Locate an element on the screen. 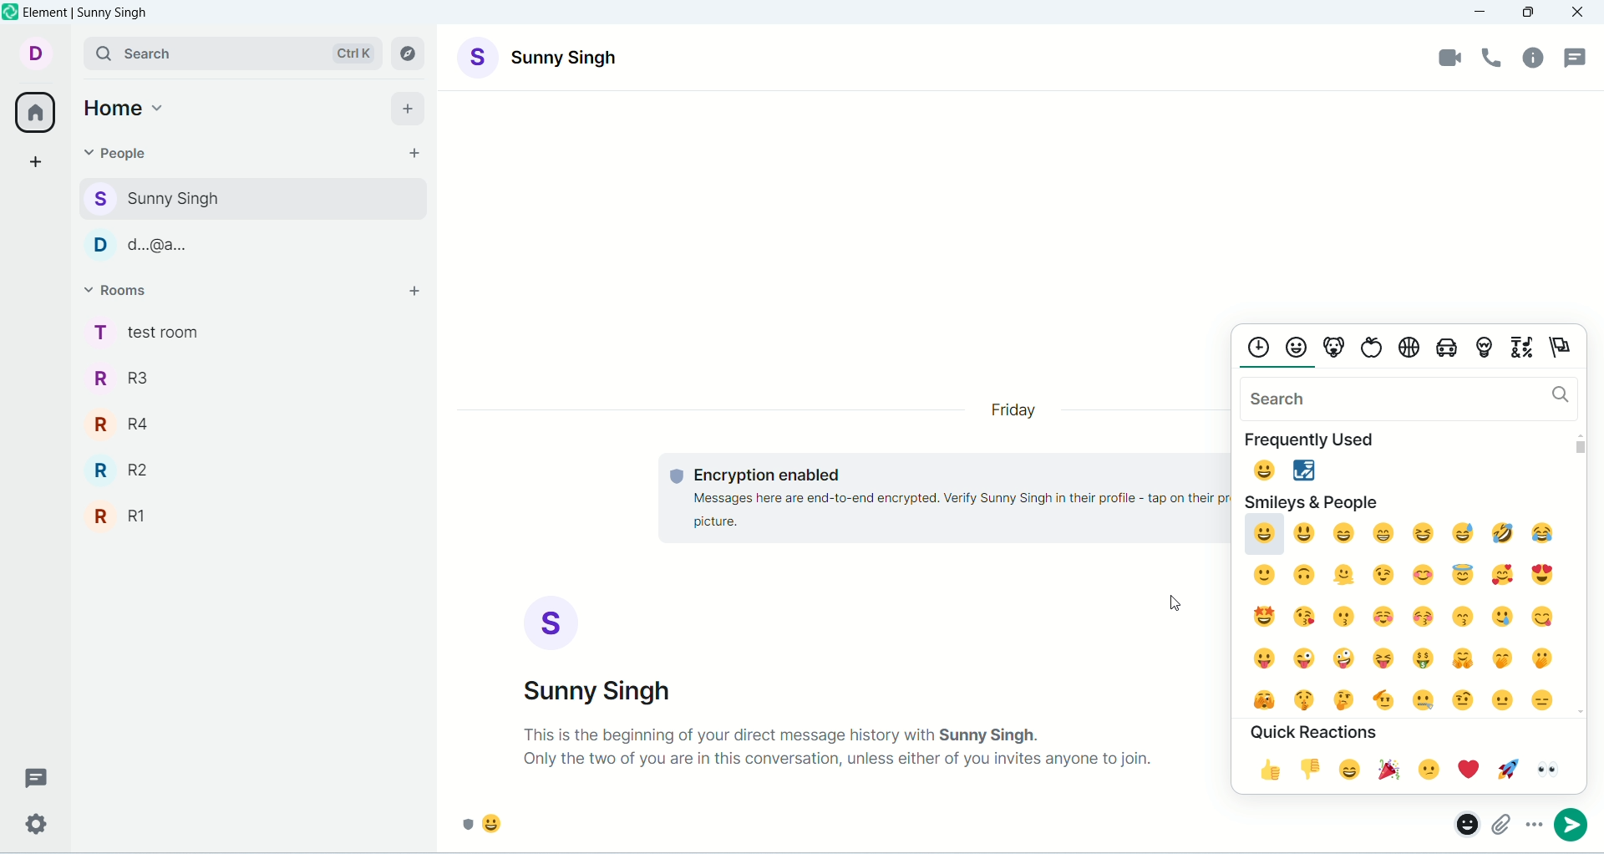 The height and width of the screenshot is (854, 1604). emoji categories is located at coordinates (1412, 345).